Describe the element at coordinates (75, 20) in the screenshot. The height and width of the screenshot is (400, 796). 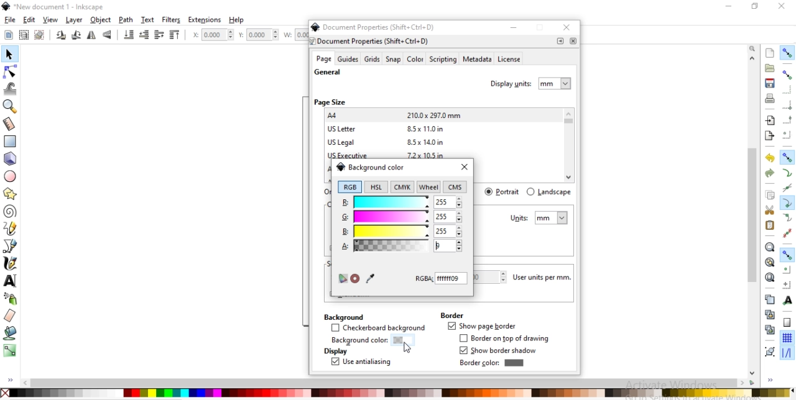
I see `layer` at that location.